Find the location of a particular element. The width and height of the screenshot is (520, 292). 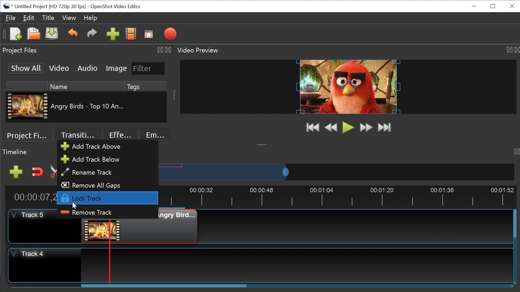

Timeline is located at coordinates (342, 196).